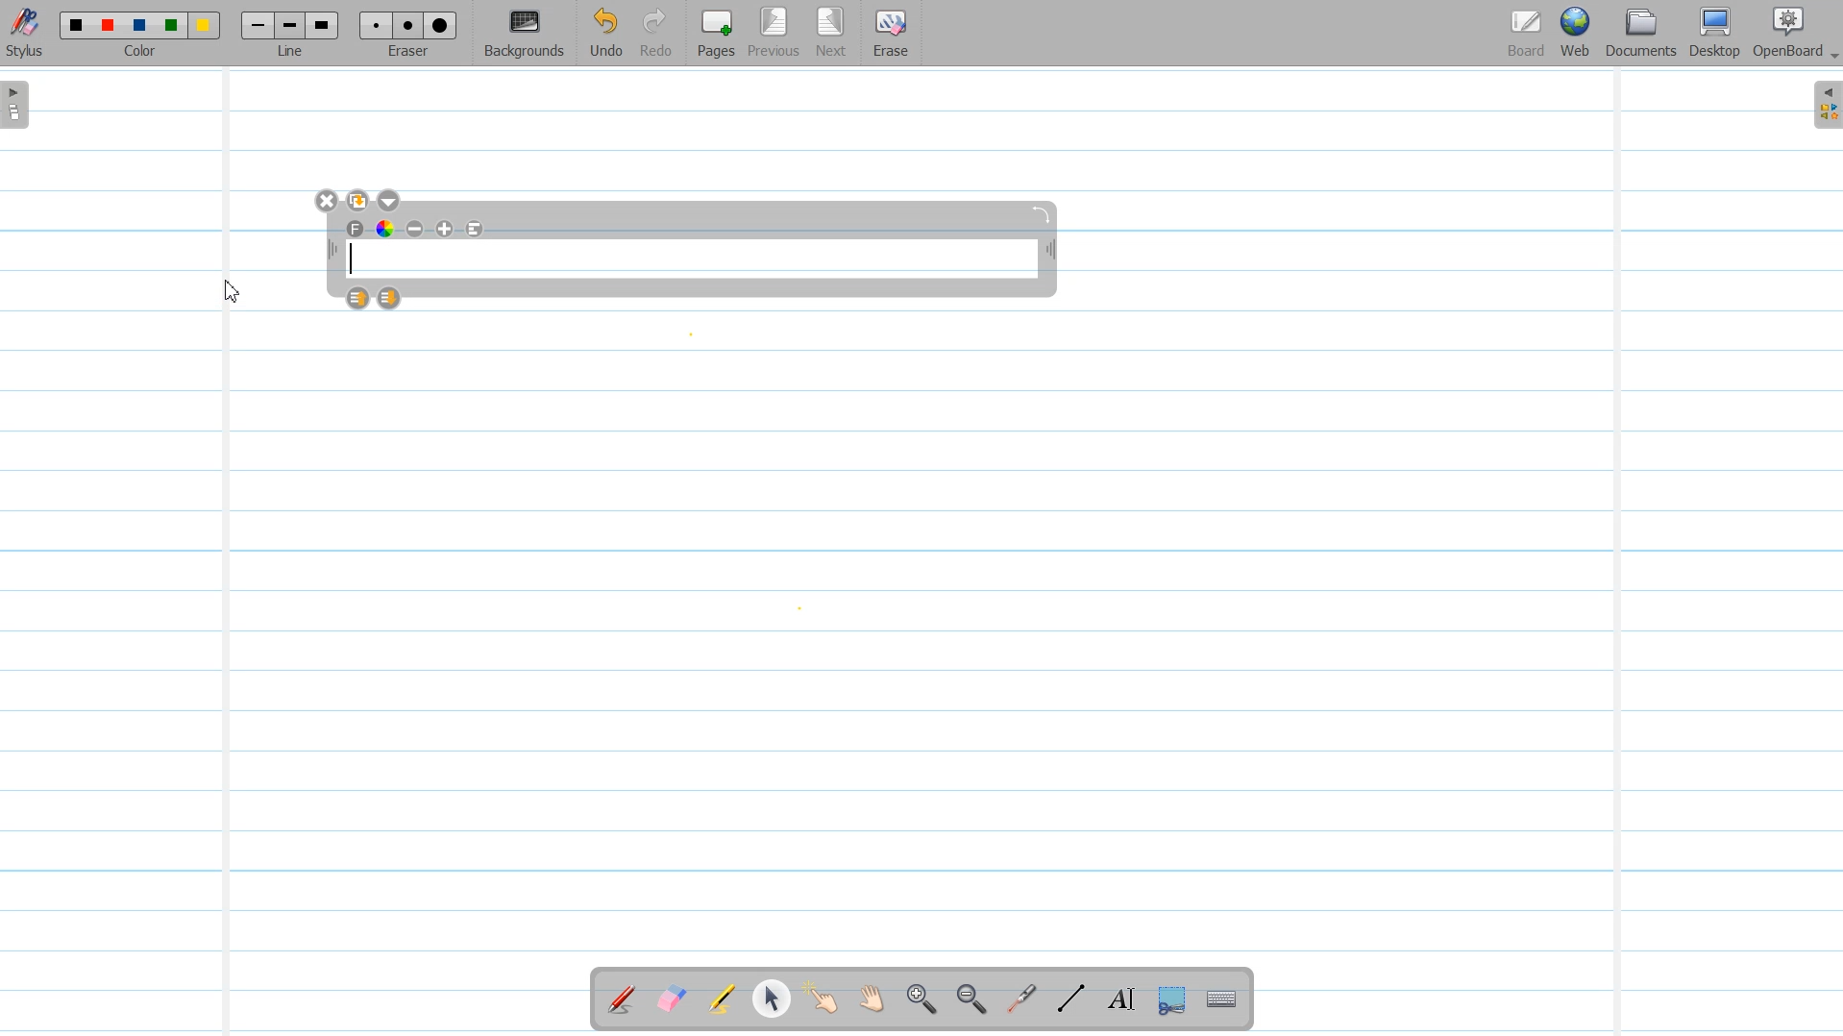  Describe the element at coordinates (356, 229) in the screenshot. I see `Text Font ` at that location.